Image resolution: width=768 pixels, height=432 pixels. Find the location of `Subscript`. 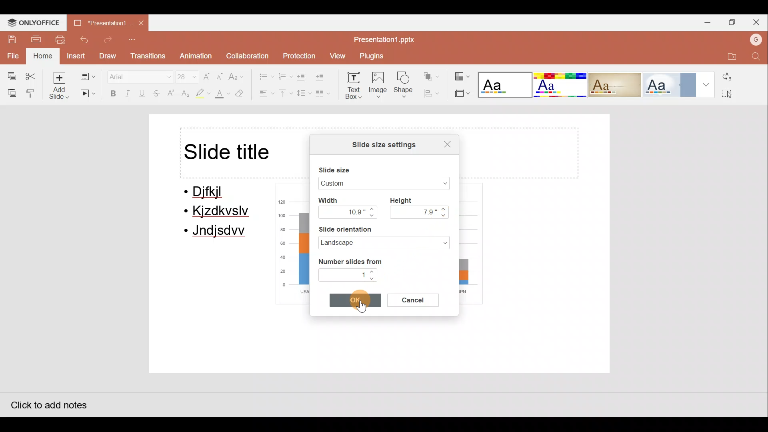

Subscript is located at coordinates (184, 94).